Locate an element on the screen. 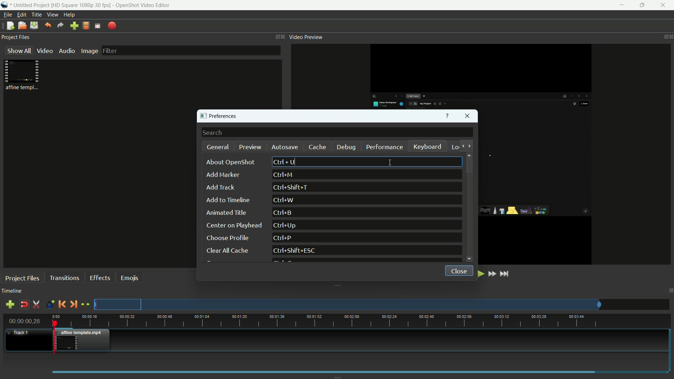 The height and width of the screenshot is (379, 674). add marker is located at coordinates (222, 175).